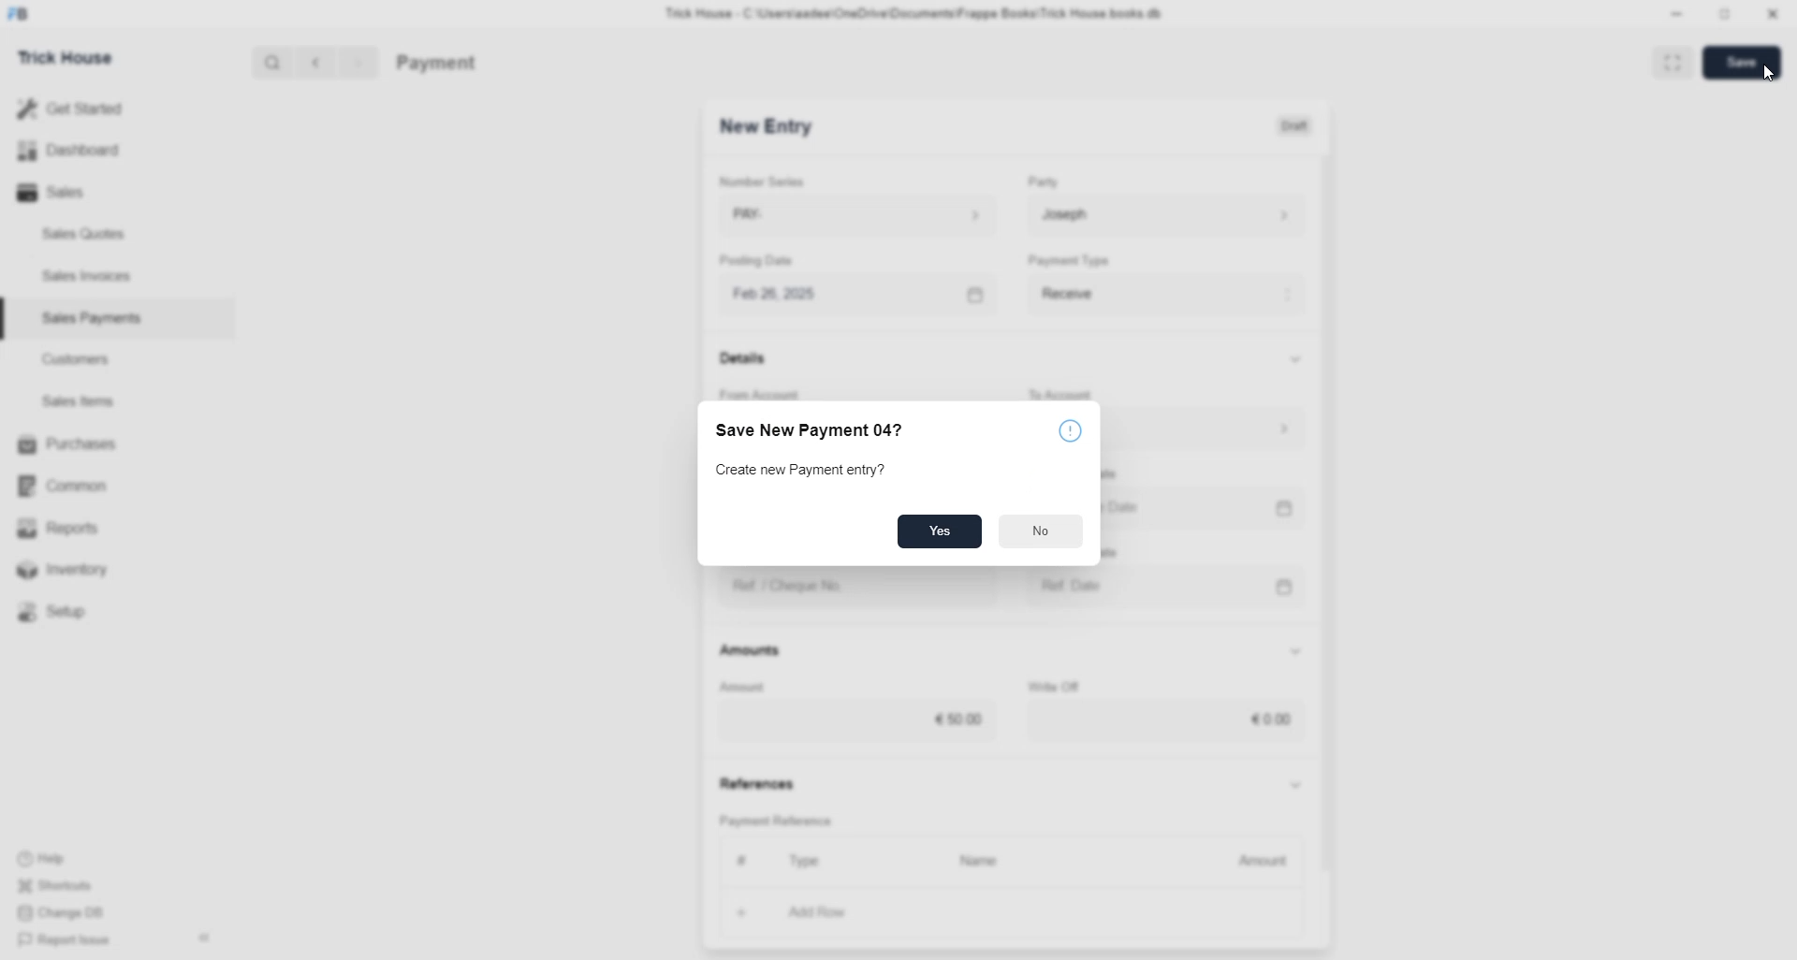 Image resolution: width=1797 pixels, height=960 pixels. What do you see at coordinates (45, 853) in the screenshot?
I see `Help` at bounding box center [45, 853].